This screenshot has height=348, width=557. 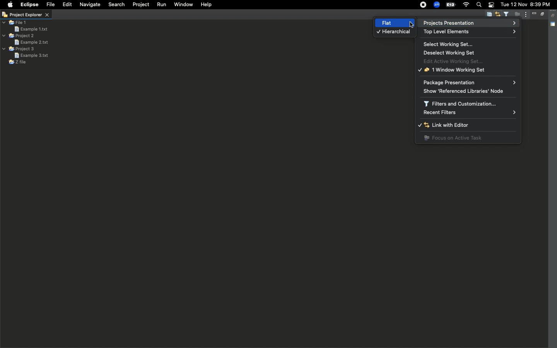 I want to click on Project, so click(x=142, y=5).